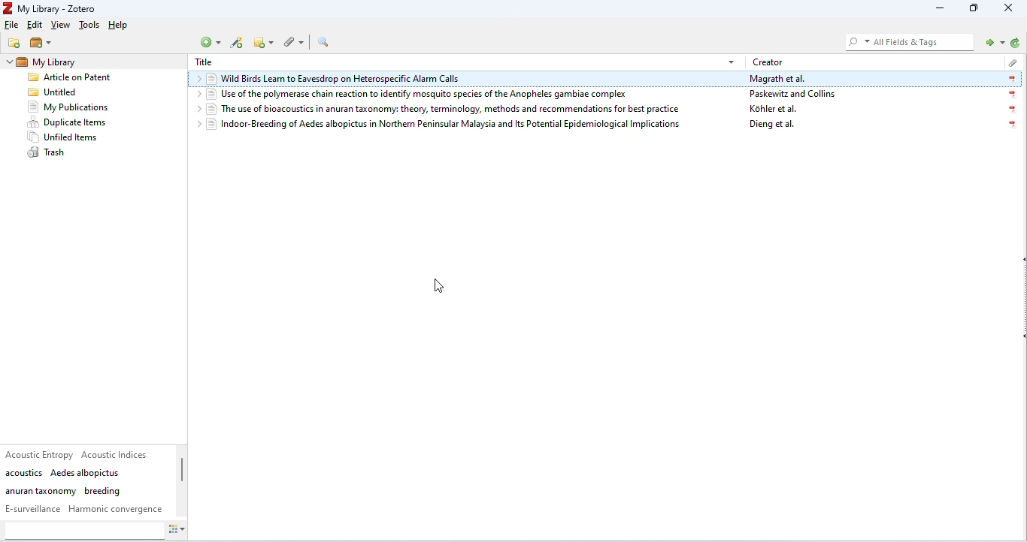  What do you see at coordinates (779, 78) in the screenshot?
I see `magrath et al.` at bounding box center [779, 78].